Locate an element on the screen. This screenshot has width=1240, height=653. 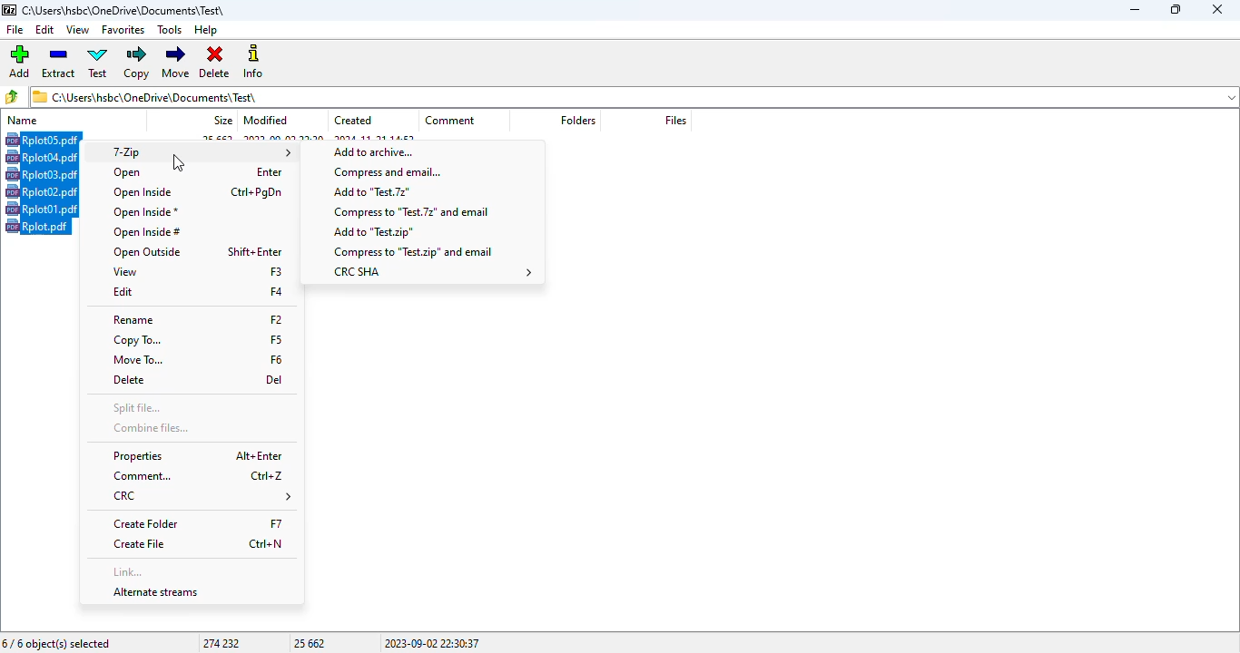
add to archive is located at coordinates (371, 151).